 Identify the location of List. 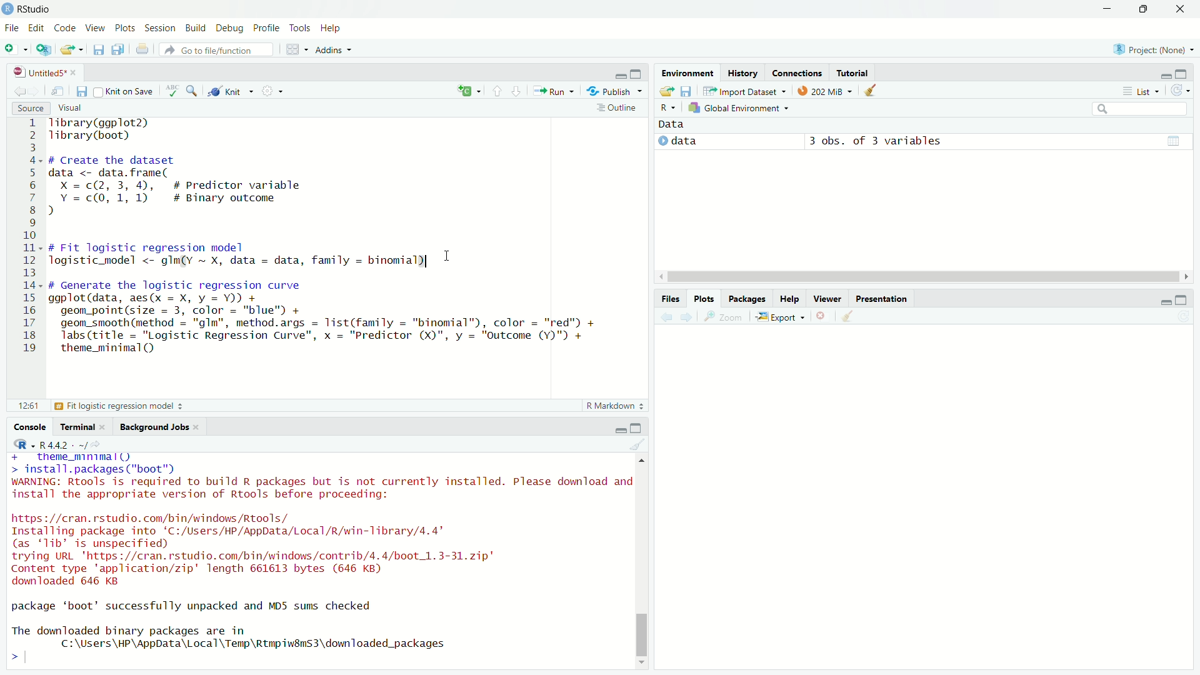
(1139, 91).